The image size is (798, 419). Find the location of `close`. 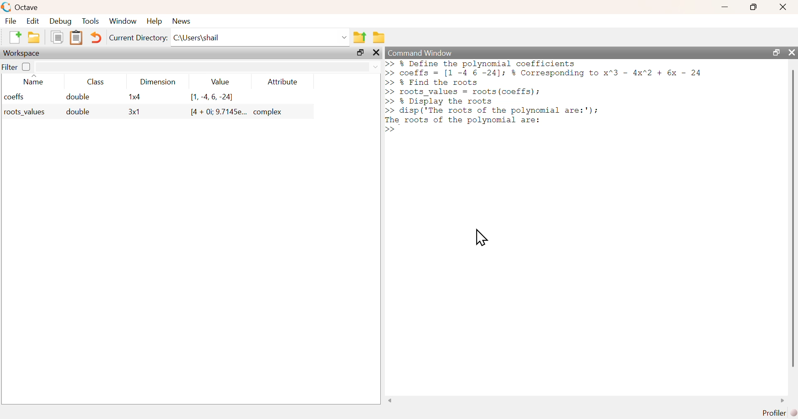

close is located at coordinates (792, 53).